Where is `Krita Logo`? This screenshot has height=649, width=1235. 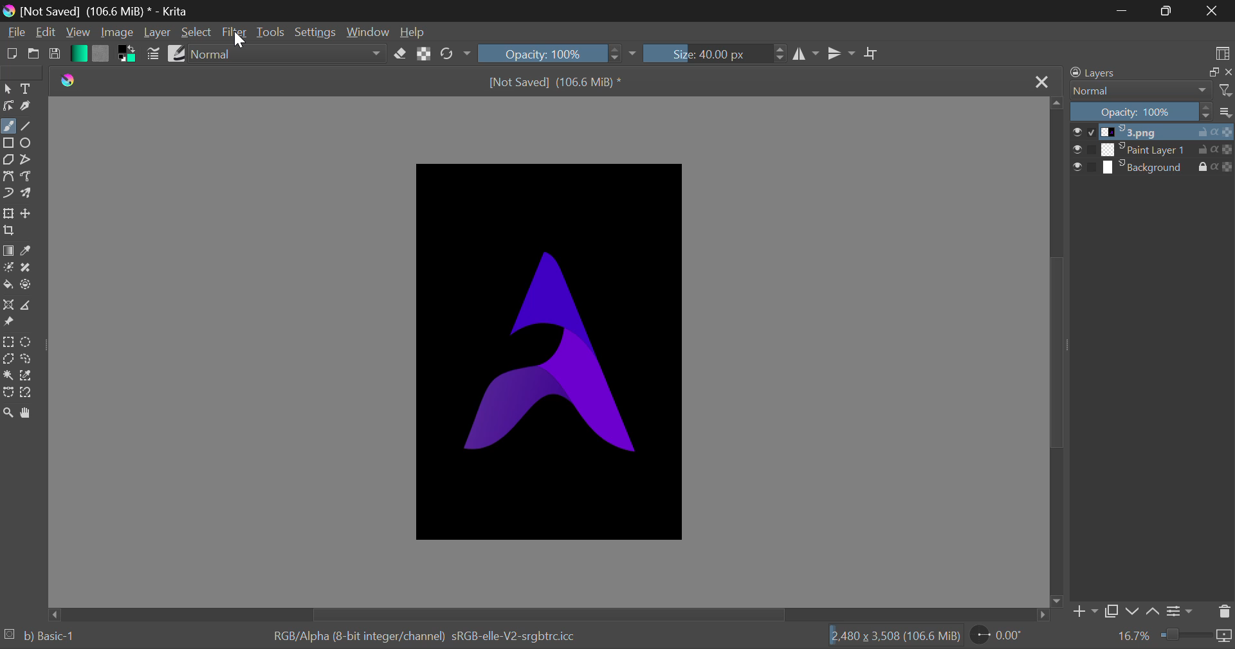 Krita Logo is located at coordinates (68, 79).